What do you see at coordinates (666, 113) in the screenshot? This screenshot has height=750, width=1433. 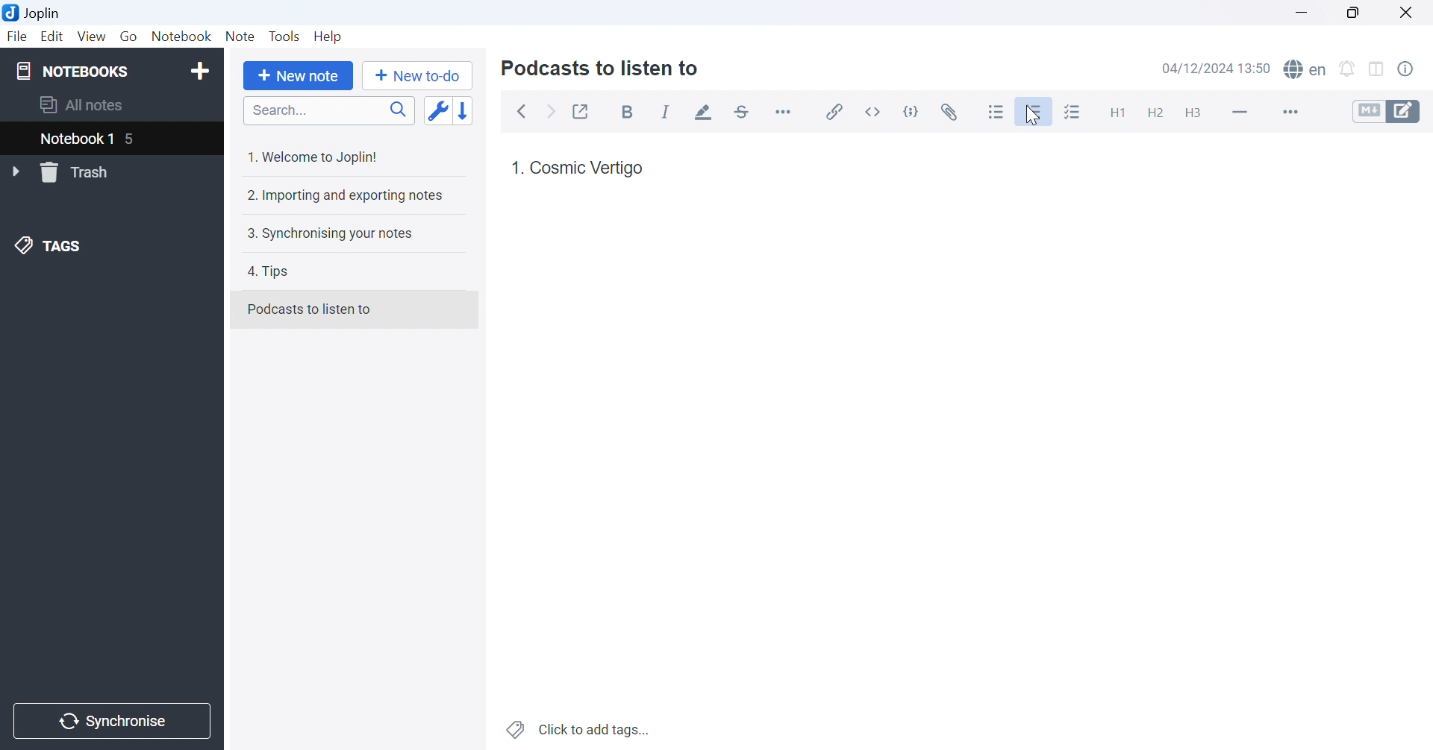 I see `Italic` at bounding box center [666, 113].